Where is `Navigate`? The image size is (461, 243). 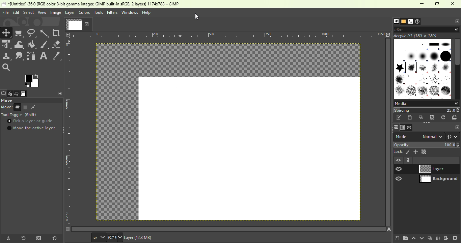 Navigate is located at coordinates (389, 229).